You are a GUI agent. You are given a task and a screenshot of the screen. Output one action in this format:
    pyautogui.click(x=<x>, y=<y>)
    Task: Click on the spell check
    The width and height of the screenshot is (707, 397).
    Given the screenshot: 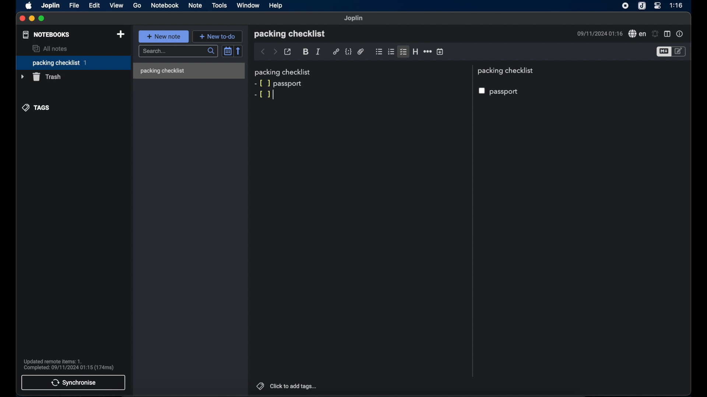 What is the action you would take?
    pyautogui.click(x=637, y=34)
    